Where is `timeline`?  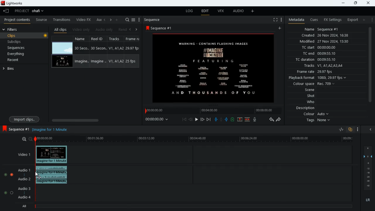
timeline is located at coordinates (212, 110).